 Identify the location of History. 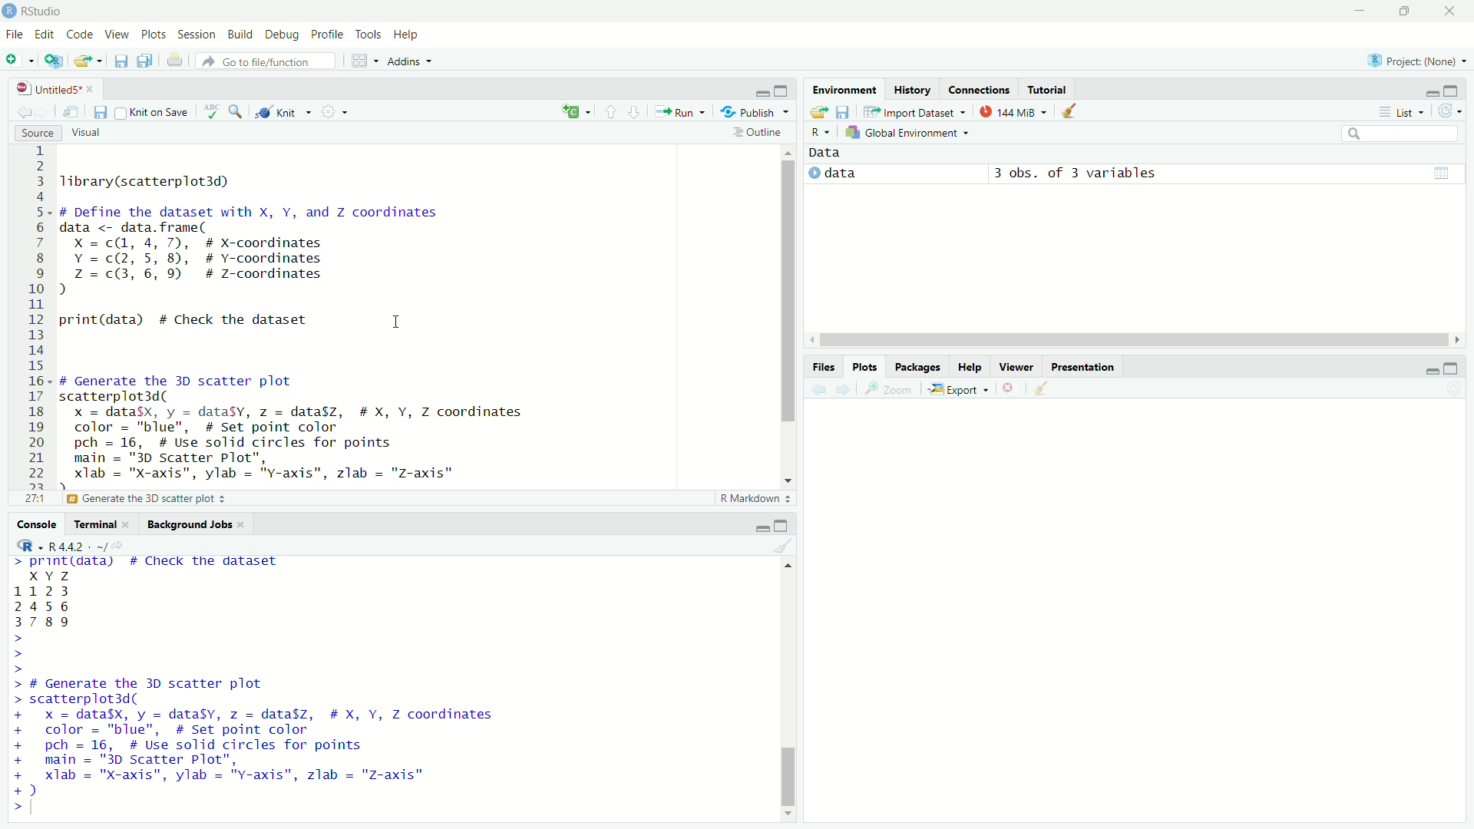
(911, 87).